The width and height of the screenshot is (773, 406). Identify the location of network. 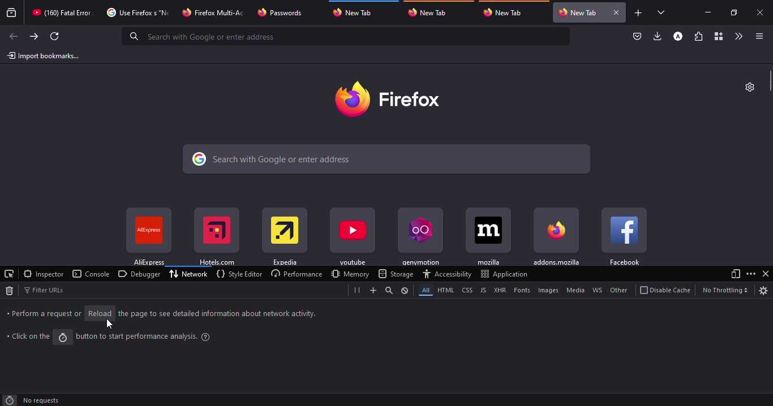
(190, 273).